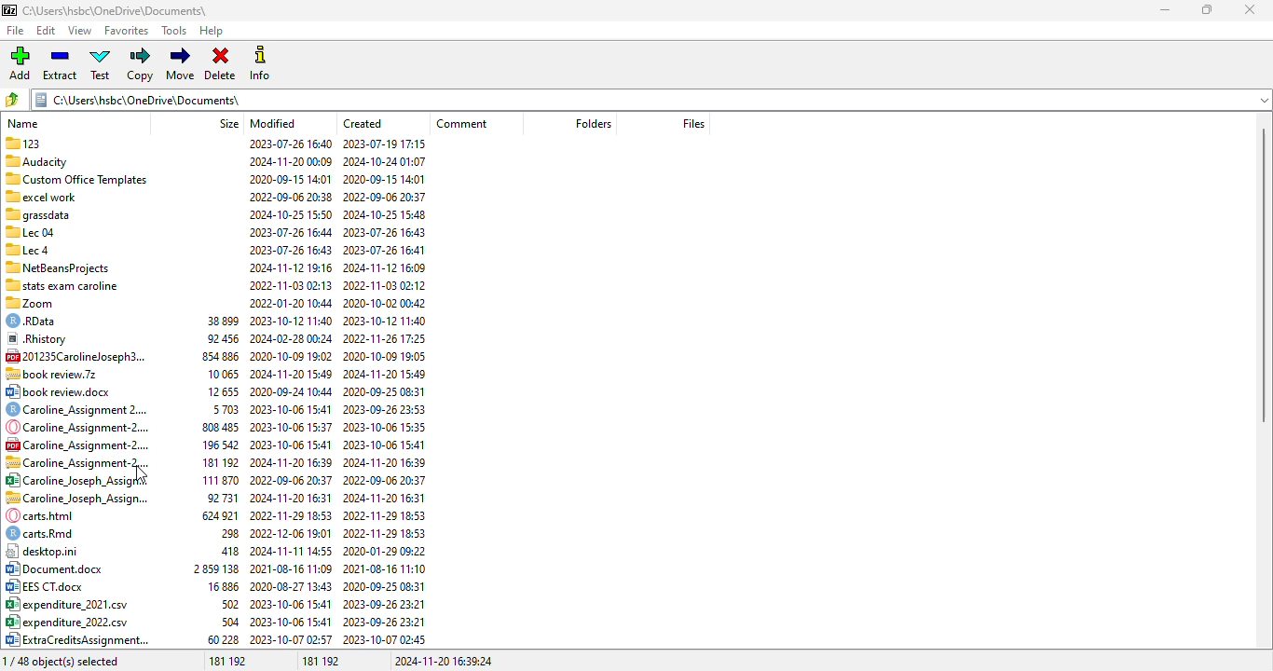 This screenshot has width=1273, height=671. What do you see at coordinates (273, 123) in the screenshot?
I see `modified` at bounding box center [273, 123].